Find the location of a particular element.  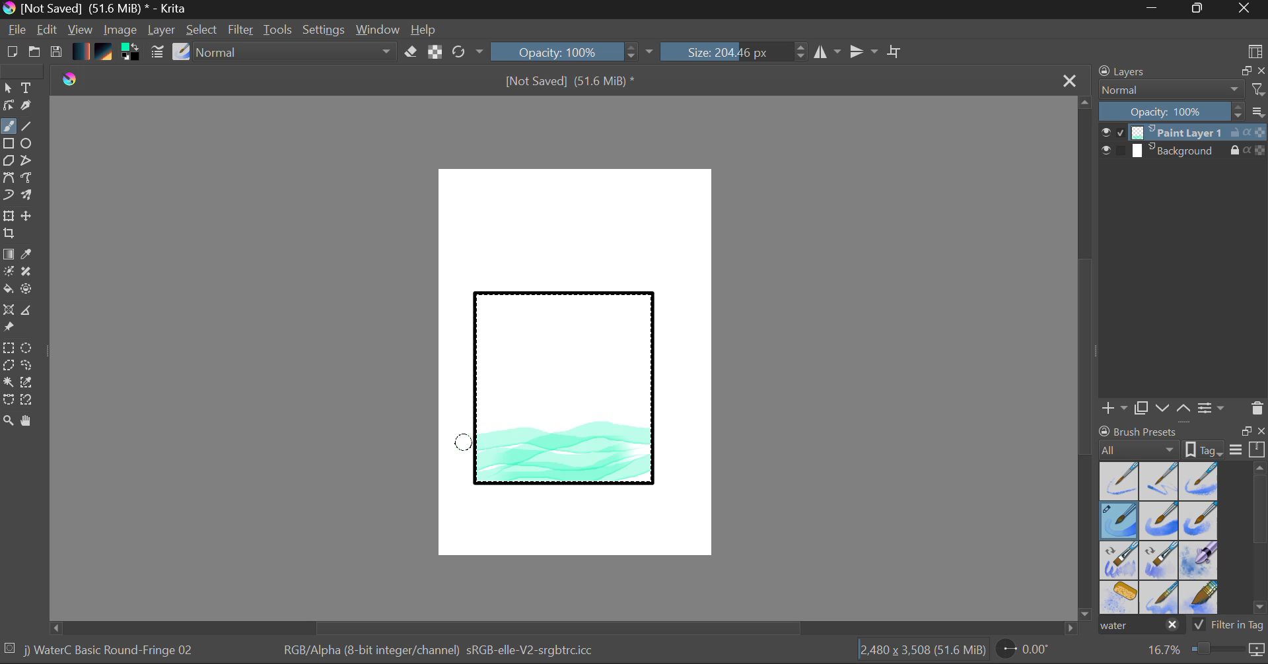

Water C - Dry is located at coordinates (1120, 480).